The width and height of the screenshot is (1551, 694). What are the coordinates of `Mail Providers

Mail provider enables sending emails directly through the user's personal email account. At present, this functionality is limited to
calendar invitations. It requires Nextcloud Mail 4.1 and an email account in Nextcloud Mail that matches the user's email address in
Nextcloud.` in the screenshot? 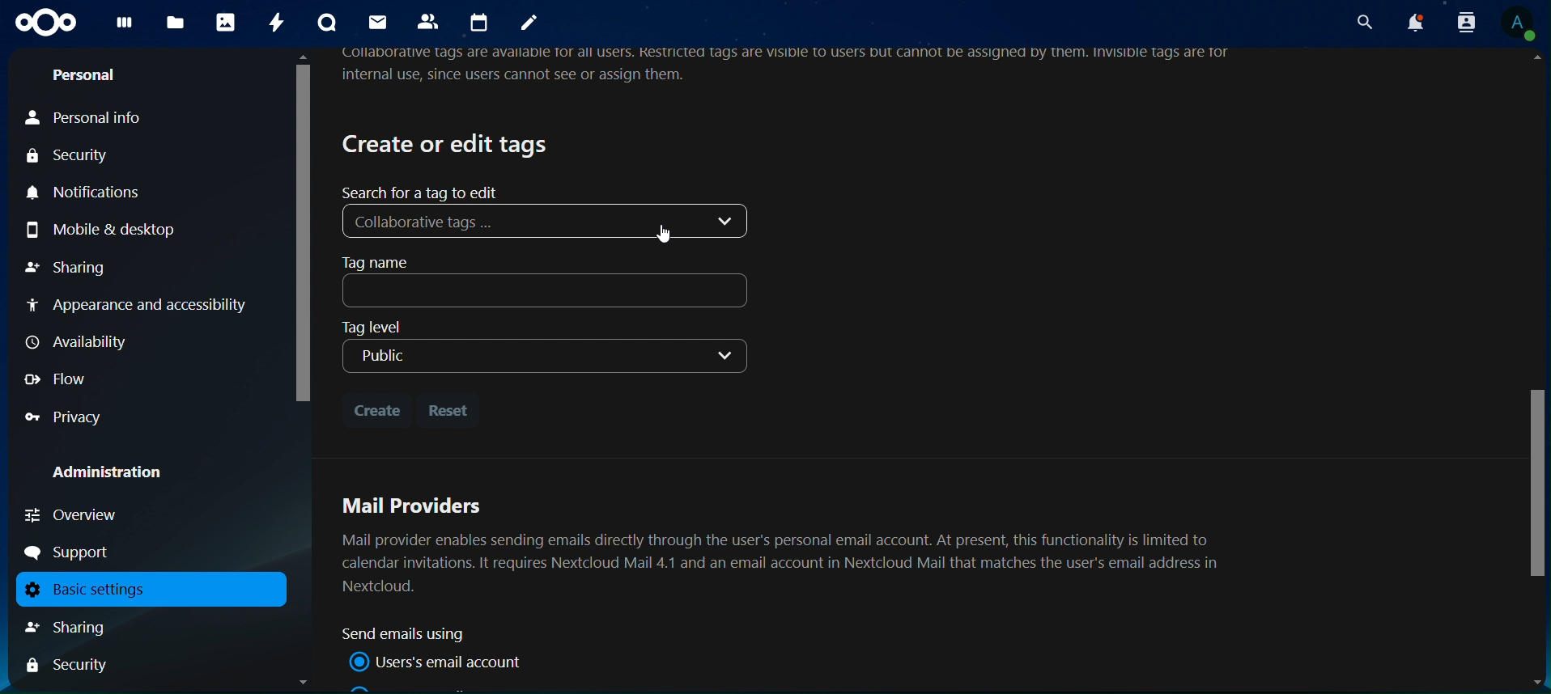 It's located at (787, 543).